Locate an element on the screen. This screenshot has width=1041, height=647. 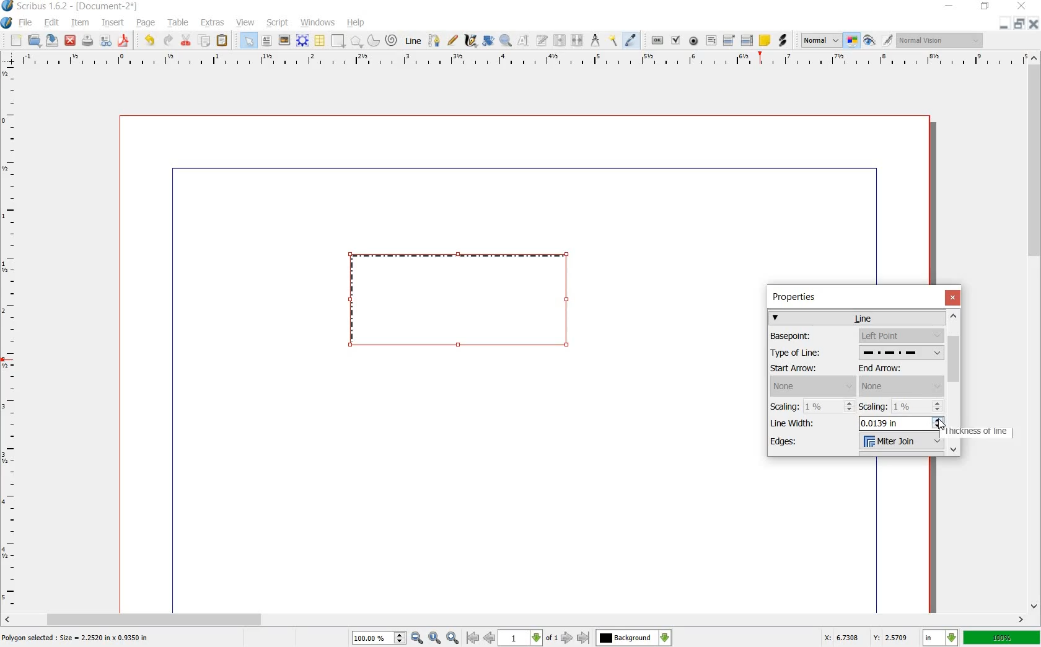
IMAGE is located at coordinates (284, 40).